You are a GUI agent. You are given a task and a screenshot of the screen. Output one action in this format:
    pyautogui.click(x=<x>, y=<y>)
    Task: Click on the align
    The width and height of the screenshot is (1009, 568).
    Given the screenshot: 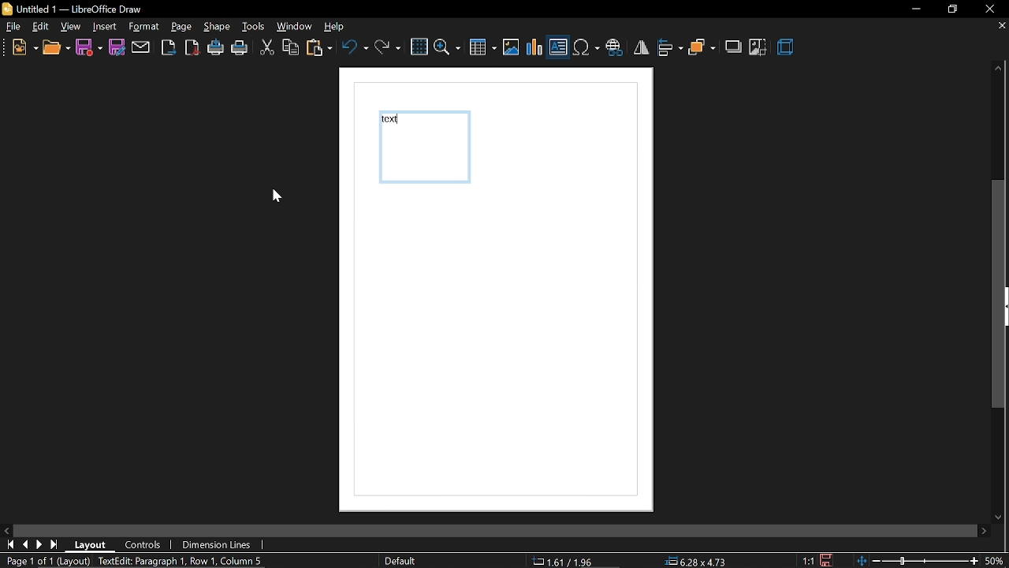 What is the action you would take?
    pyautogui.click(x=670, y=47)
    